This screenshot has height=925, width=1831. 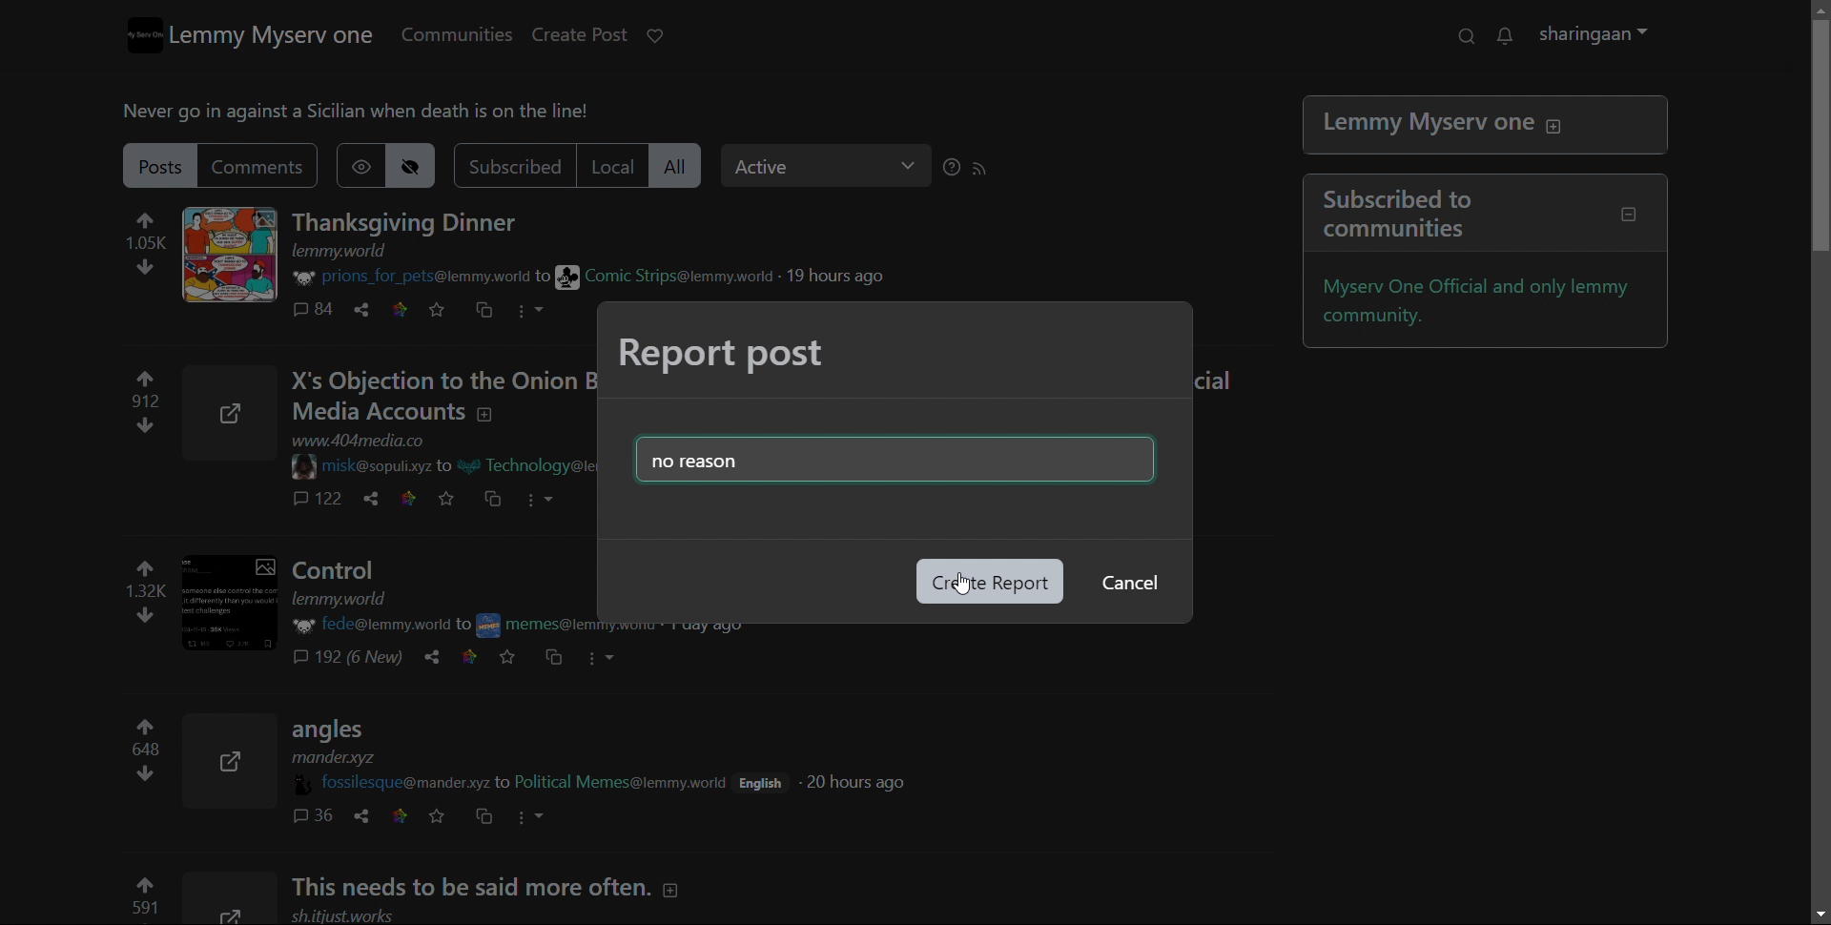 What do you see at coordinates (689, 167) in the screenshot?
I see `all` at bounding box center [689, 167].